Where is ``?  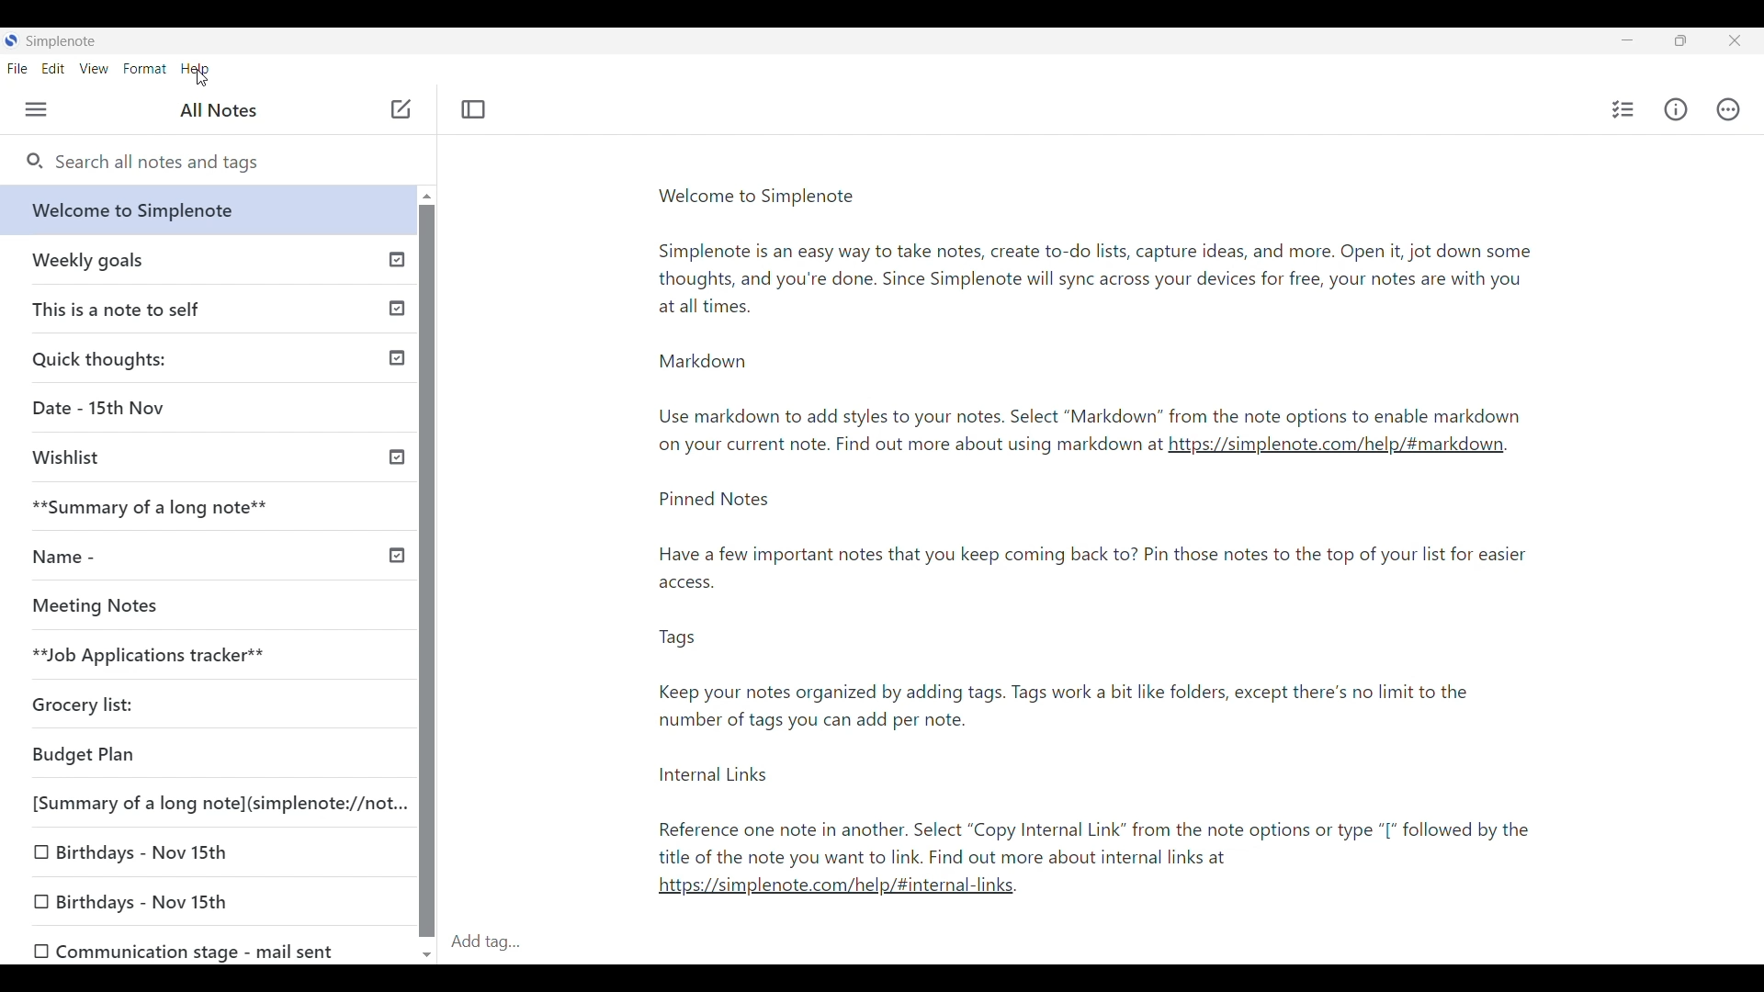
 is located at coordinates (392, 457).